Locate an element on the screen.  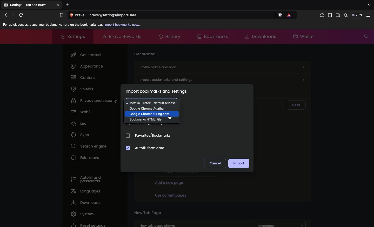
Favorites/bookmarks is located at coordinates (148, 136).